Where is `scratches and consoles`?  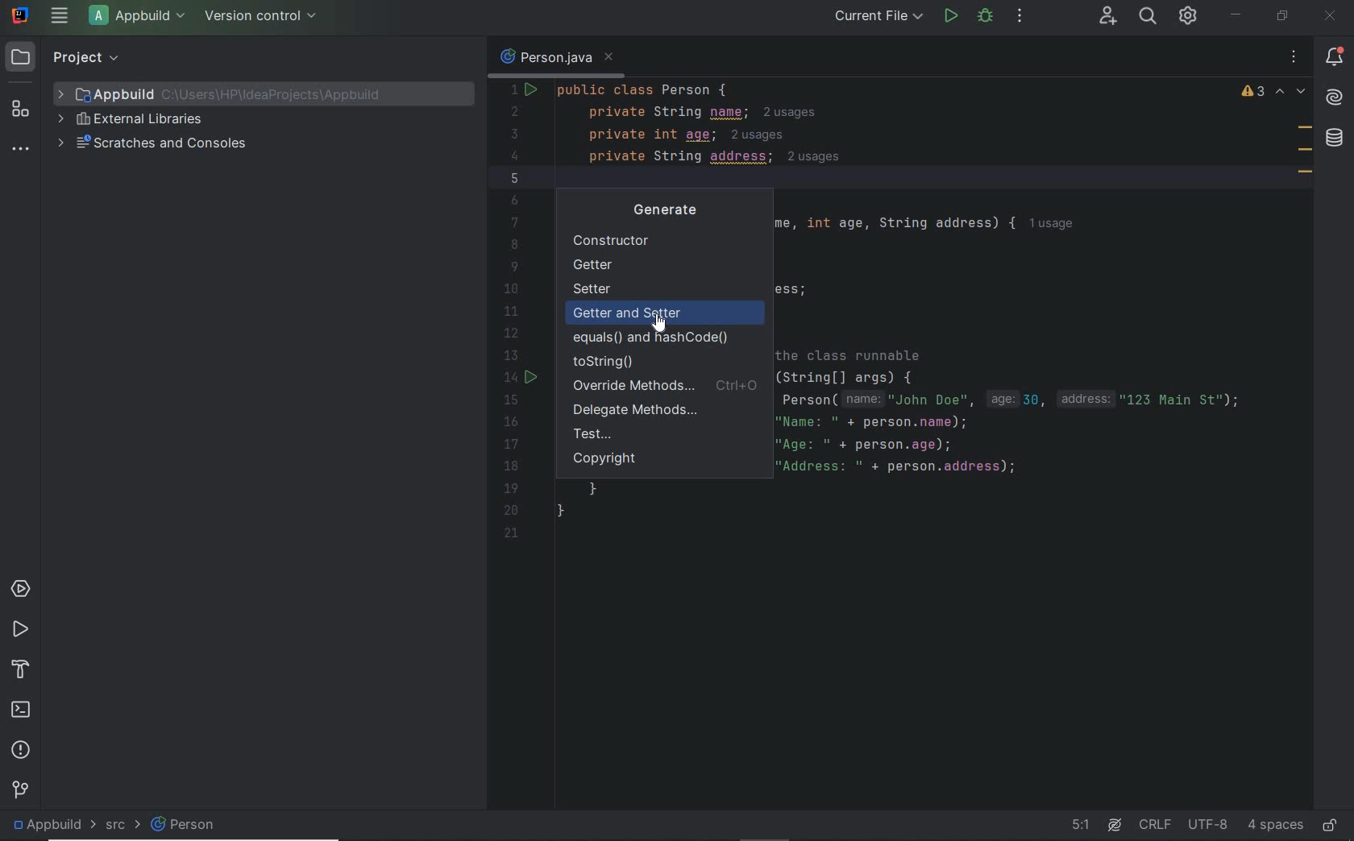
scratches and consoles is located at coordinates (156, 143).